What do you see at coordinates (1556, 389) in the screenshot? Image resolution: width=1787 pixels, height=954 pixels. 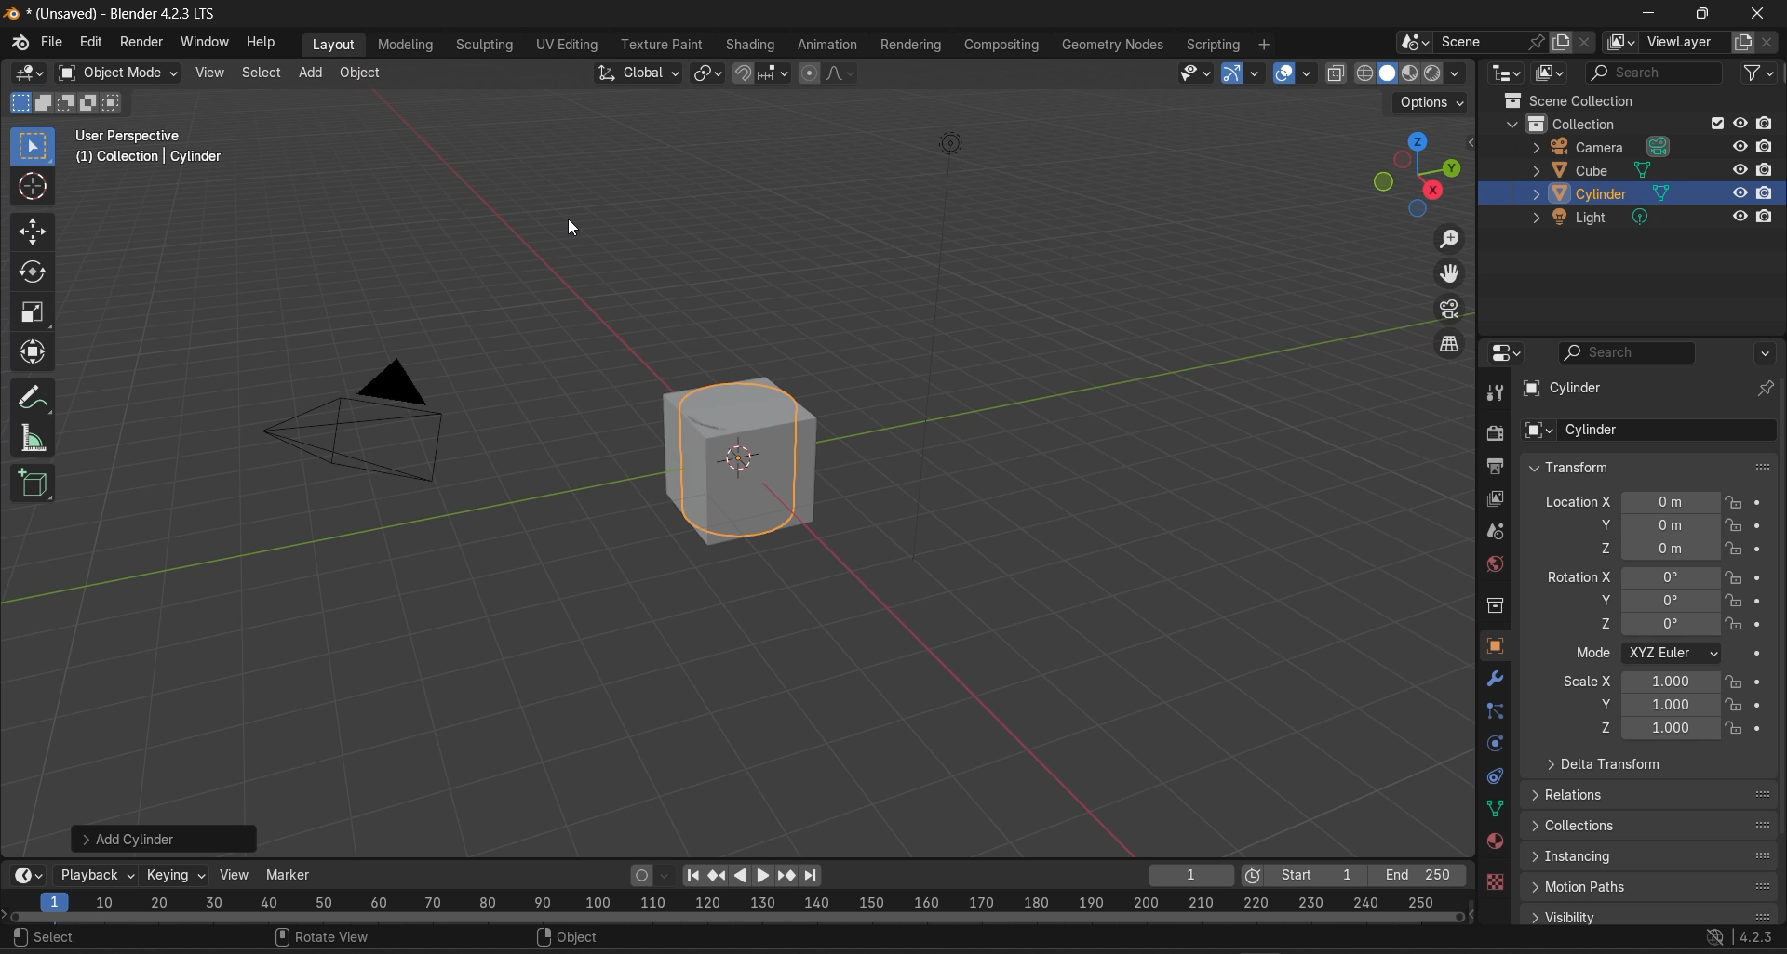 I see `cube` at bounding box center [1556, 389].